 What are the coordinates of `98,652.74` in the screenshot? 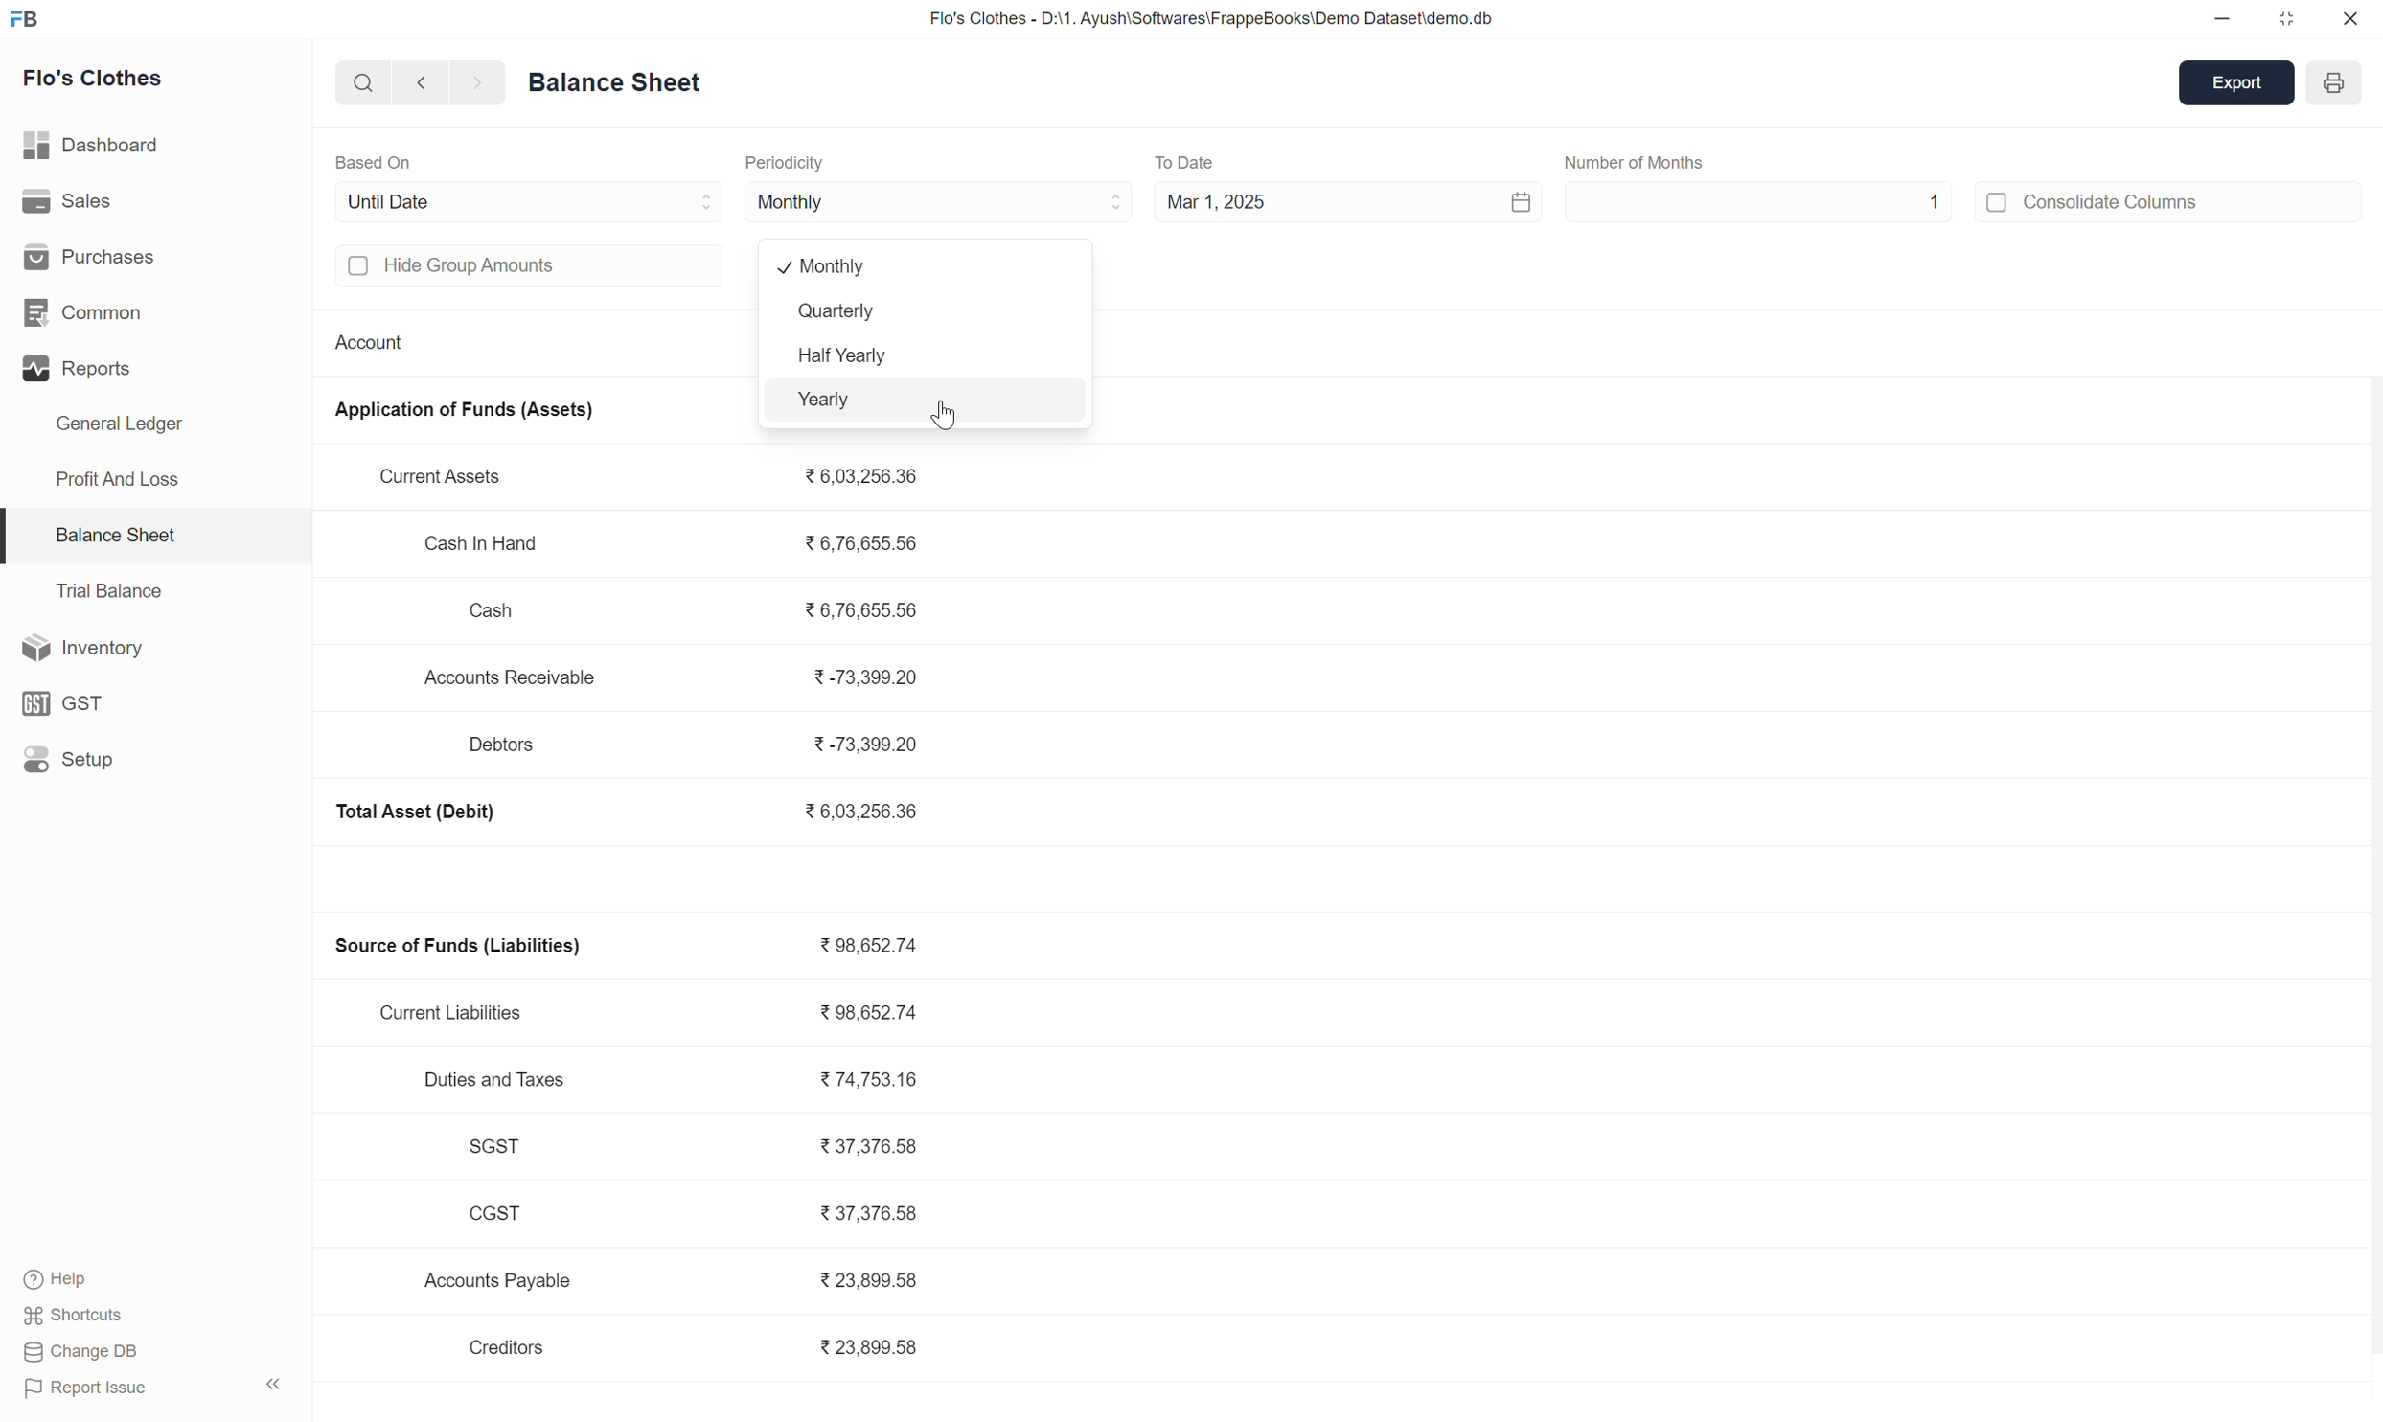 It's located at (868, 1014).